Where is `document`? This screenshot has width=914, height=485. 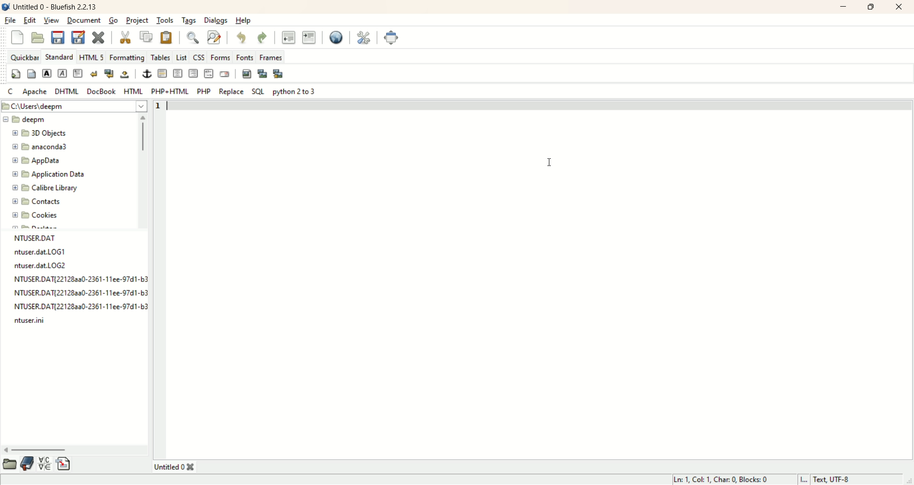 document is located at coordinates (84, 19).